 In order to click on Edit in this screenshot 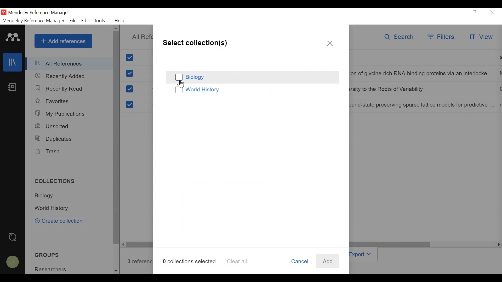, I will do `click(85, 21)`.